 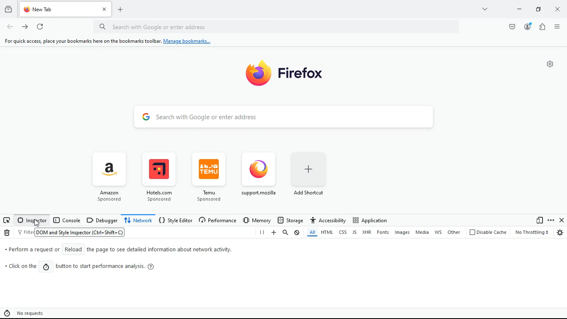 What do you see at coordinates (369, 220) in the screenshot?
I see `application` at bounding box center [369, 220].